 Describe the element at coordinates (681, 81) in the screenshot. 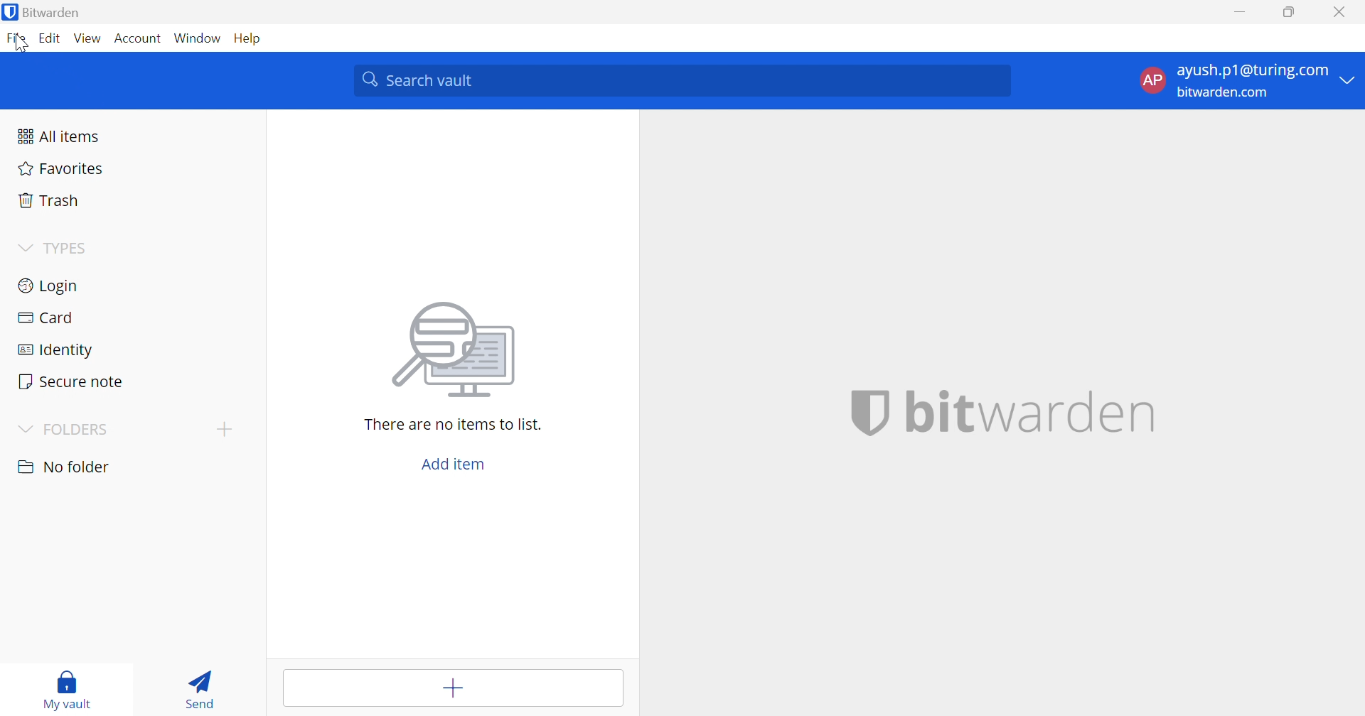

I see `Search vault` at that location.